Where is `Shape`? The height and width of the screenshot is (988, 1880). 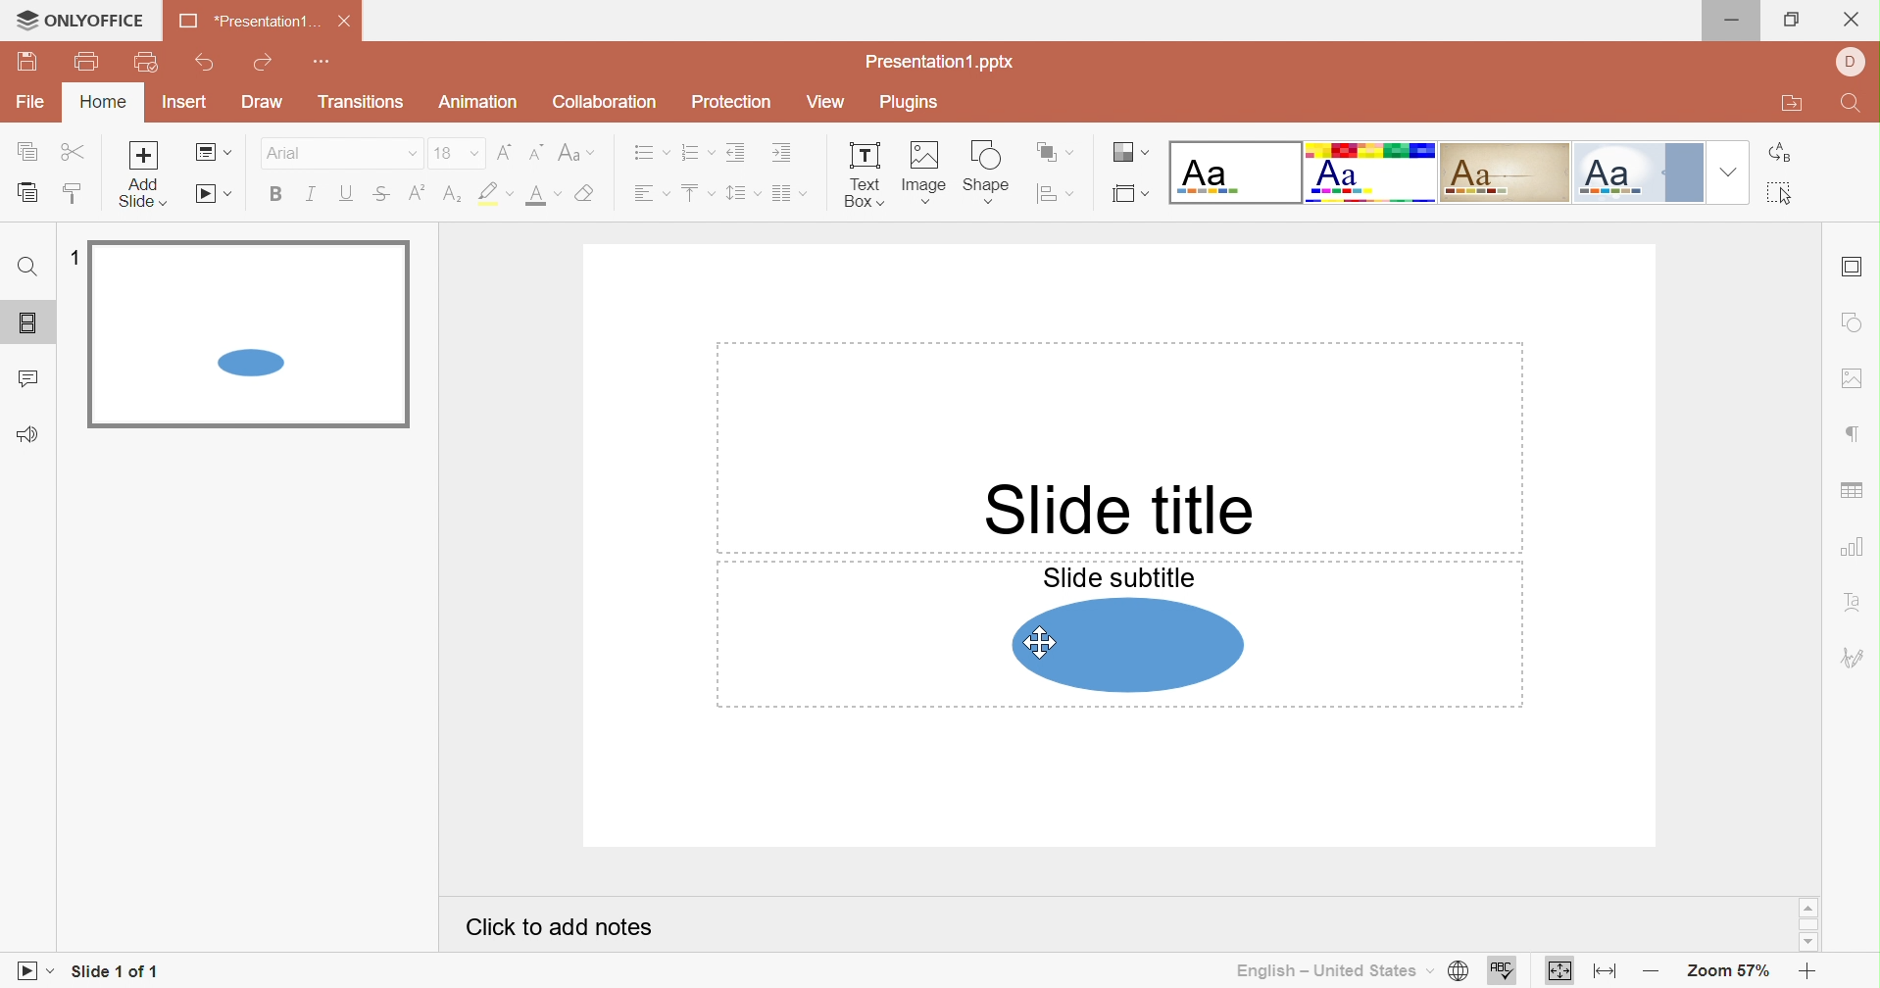
Shape is located at coordinates (986, 173).